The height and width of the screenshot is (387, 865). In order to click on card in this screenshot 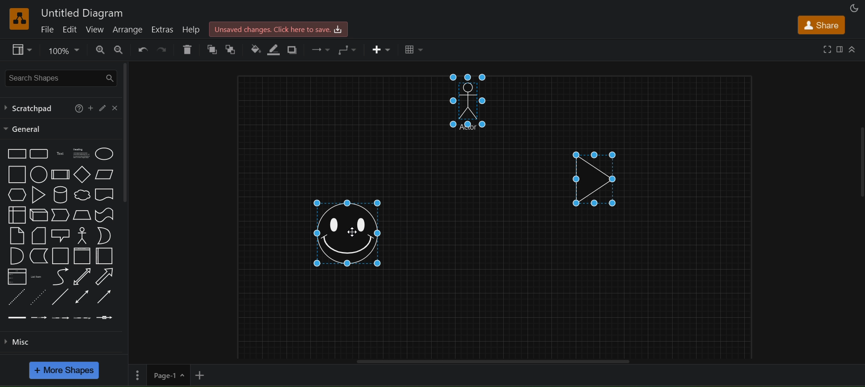, I will do `click(36, 234)`.